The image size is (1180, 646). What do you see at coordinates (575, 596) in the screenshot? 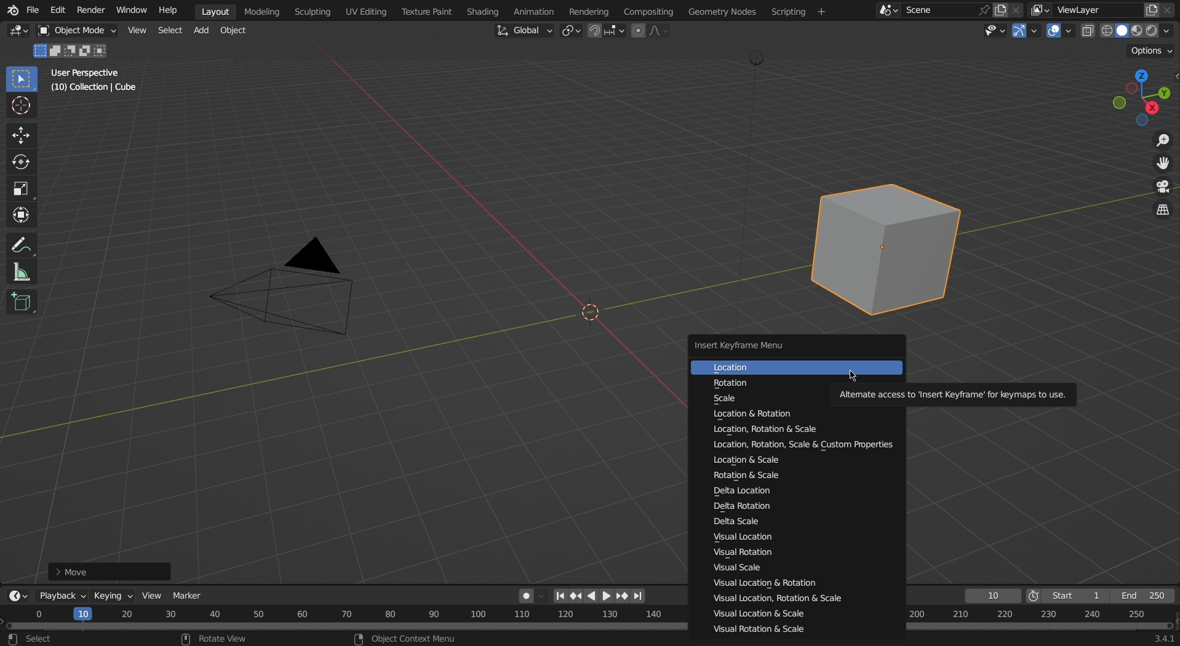
I see `Previous` at bounding box center [575, 596].